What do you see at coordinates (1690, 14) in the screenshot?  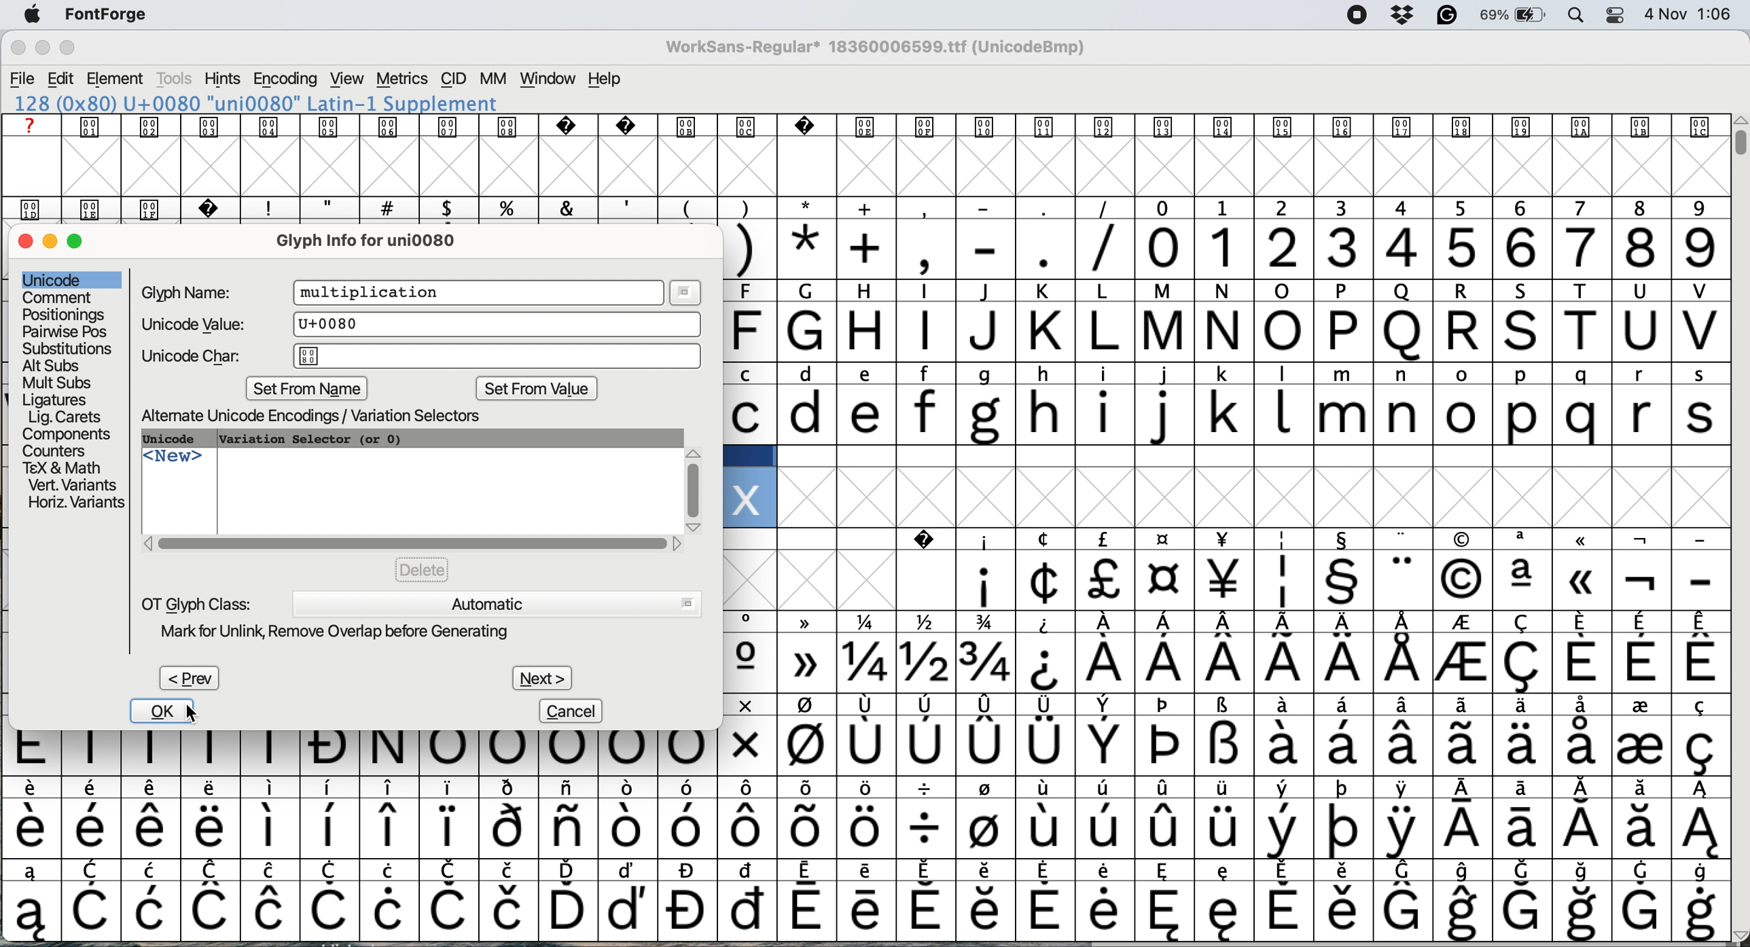 I see `date and time` at bounding box center [1690, 14].